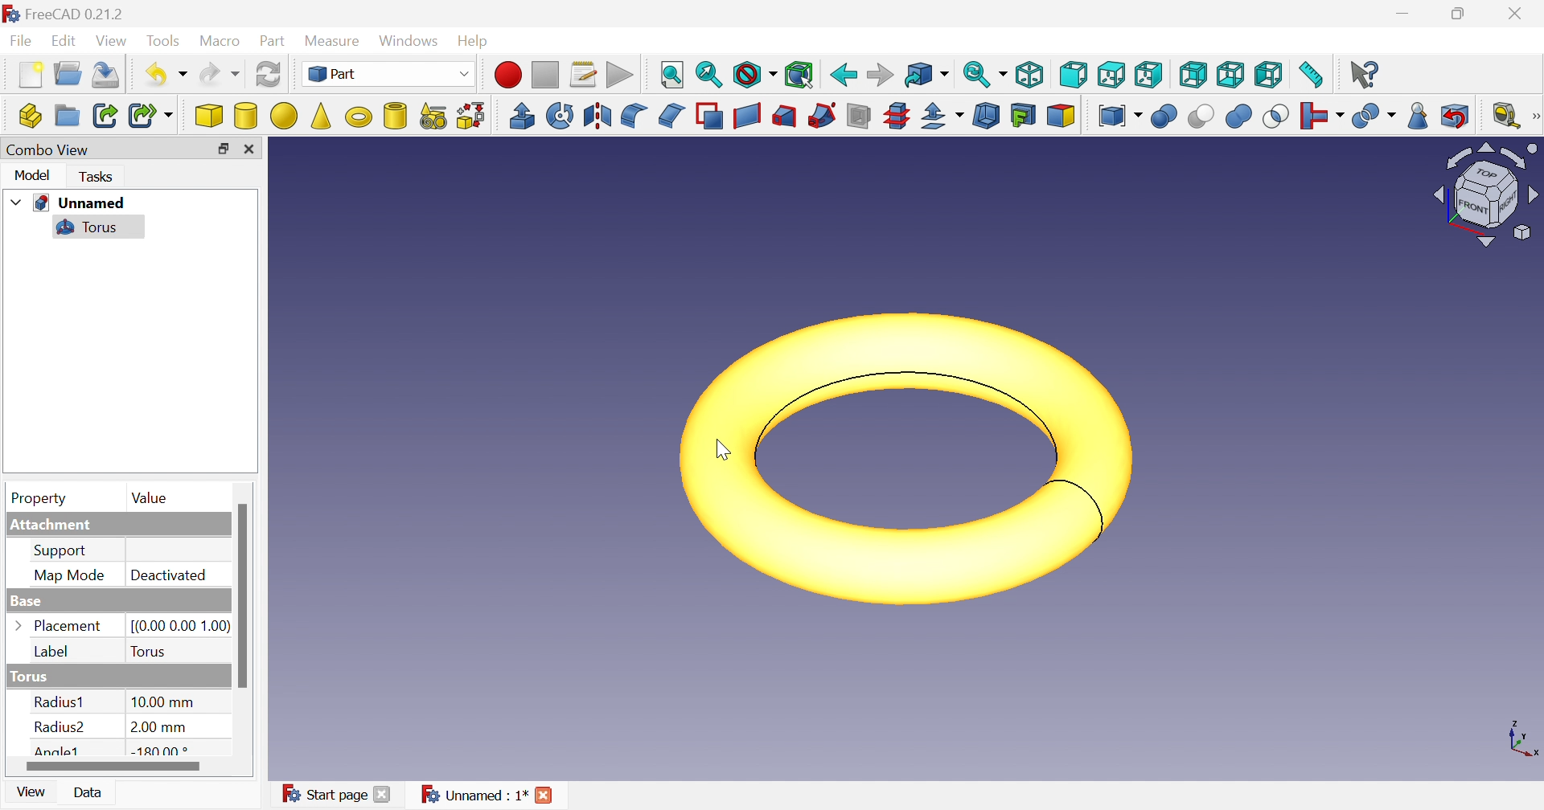 The image size is (1544, 810). What do you see at coordinates (546, 74) in the screenshot?
I see `Stop macro recording` at bounding box center [546, 74].